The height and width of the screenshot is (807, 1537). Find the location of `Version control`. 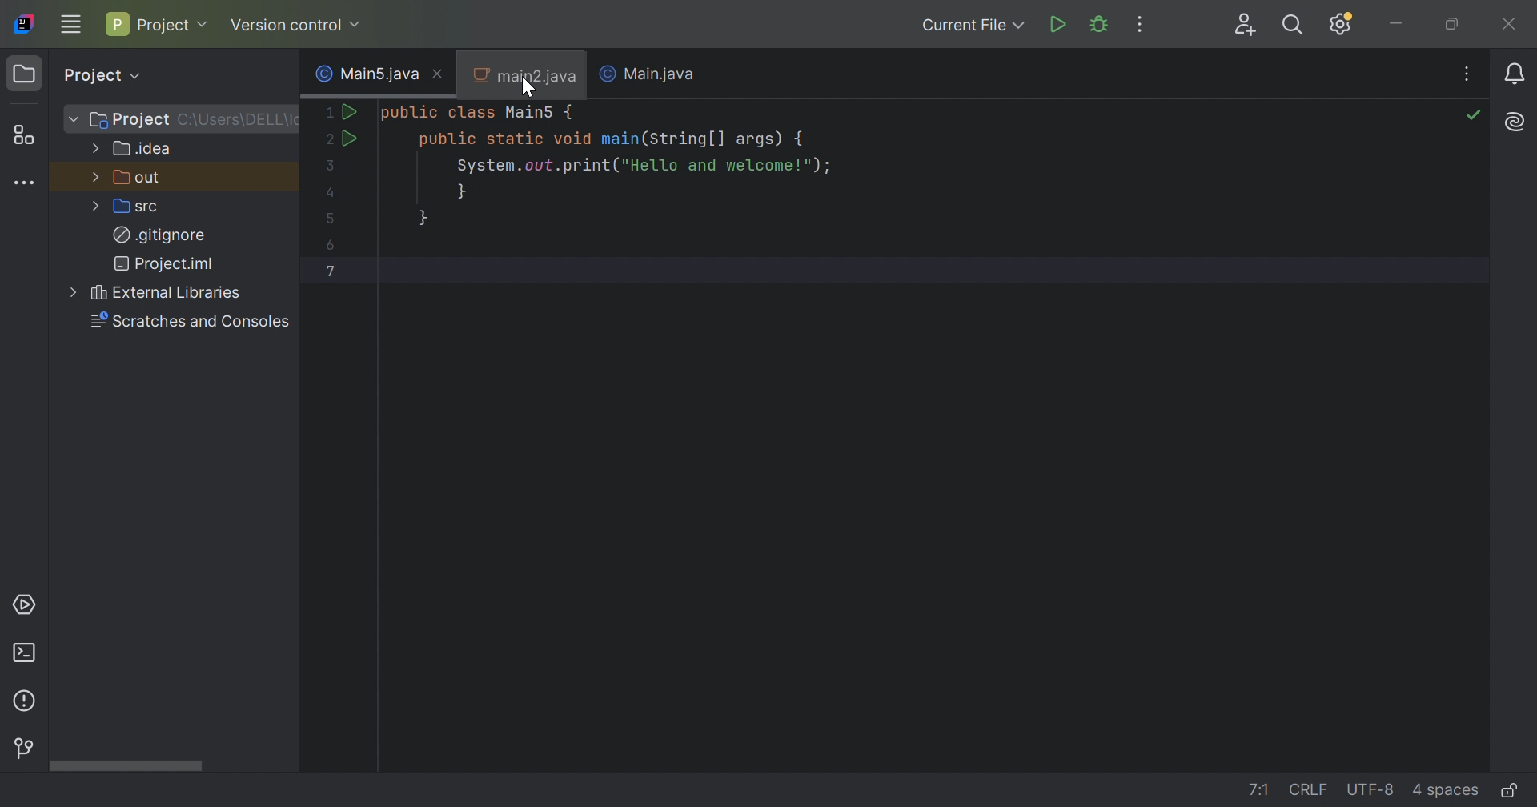

Version control is located at coordinates (296, 26).